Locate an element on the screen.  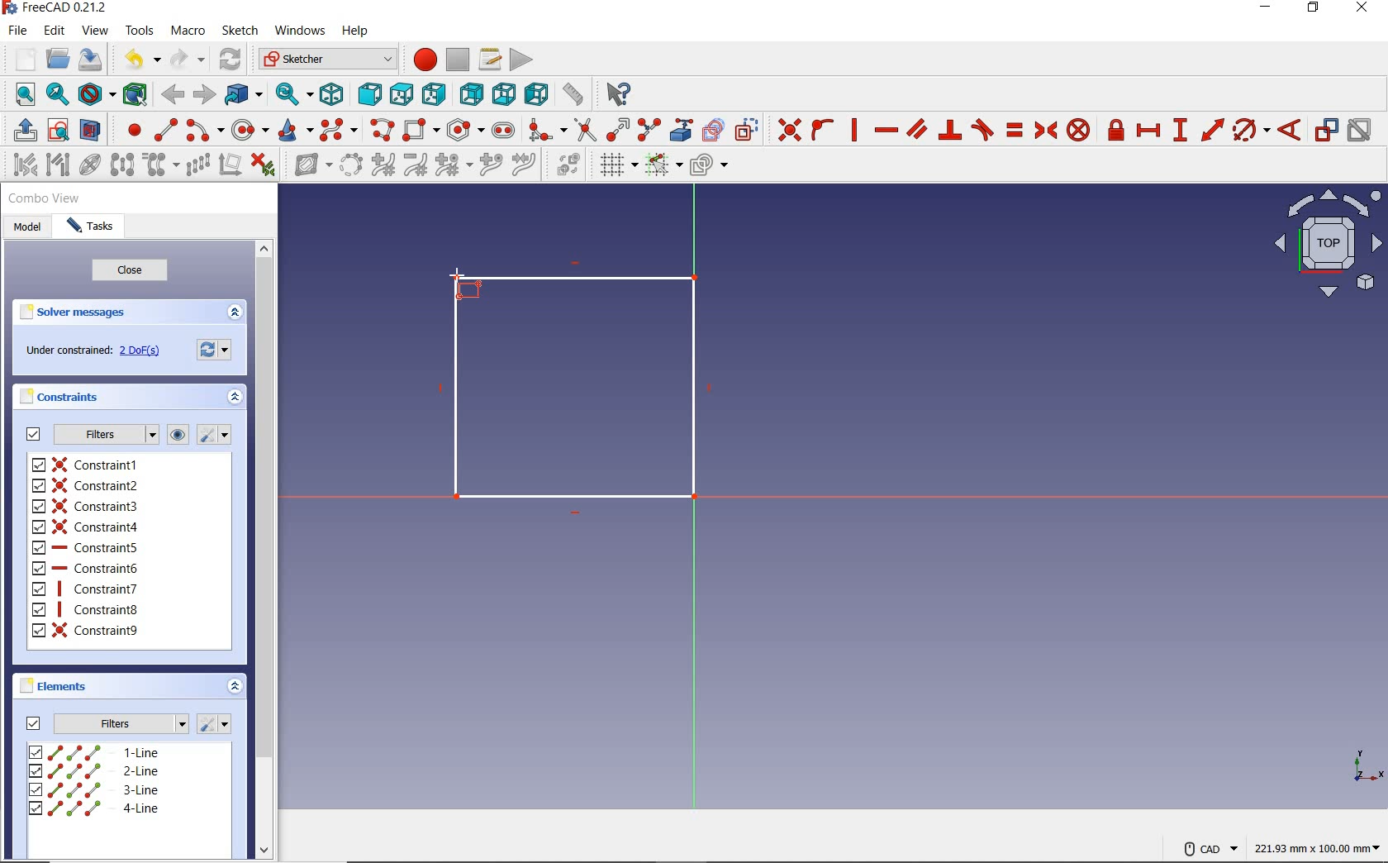
constrain perpendicular is located at coordinates (950, 130).